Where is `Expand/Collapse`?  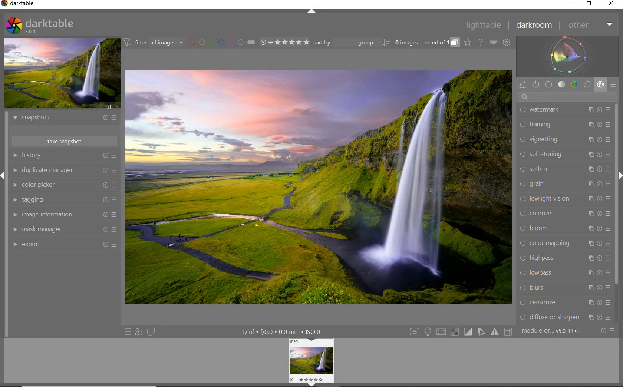
Expand/Collapse is located at coordinates (313, 384).